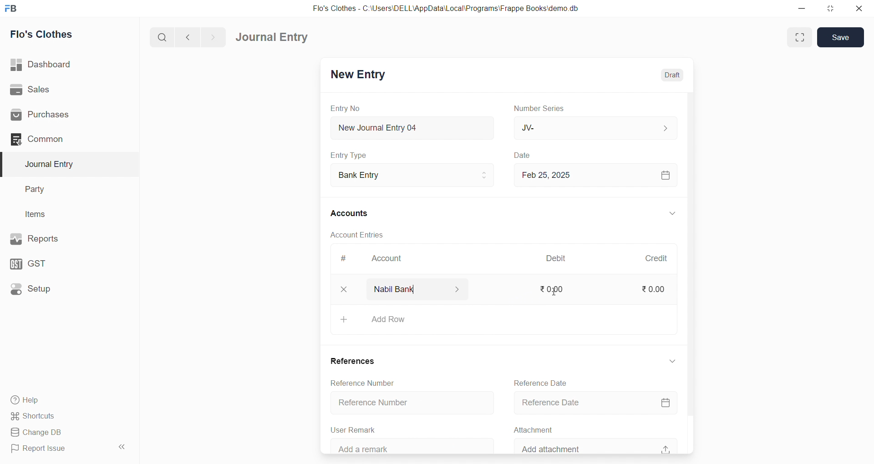  Describe the element at coordinates (65, 35) in the screenshot. I see `Flo's Clothes` at that location.